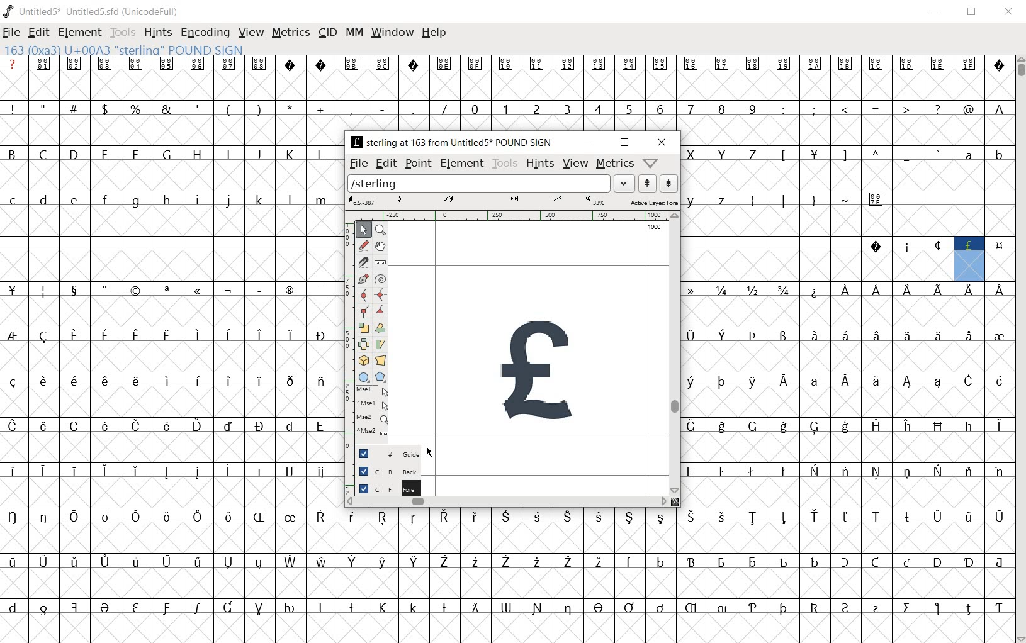 Image resolution: width=1026 pixels, height=643 pixels. What do you see at coordinates (168, 108) in the screenshot?
I see `&` at bounding box center [168, 108].